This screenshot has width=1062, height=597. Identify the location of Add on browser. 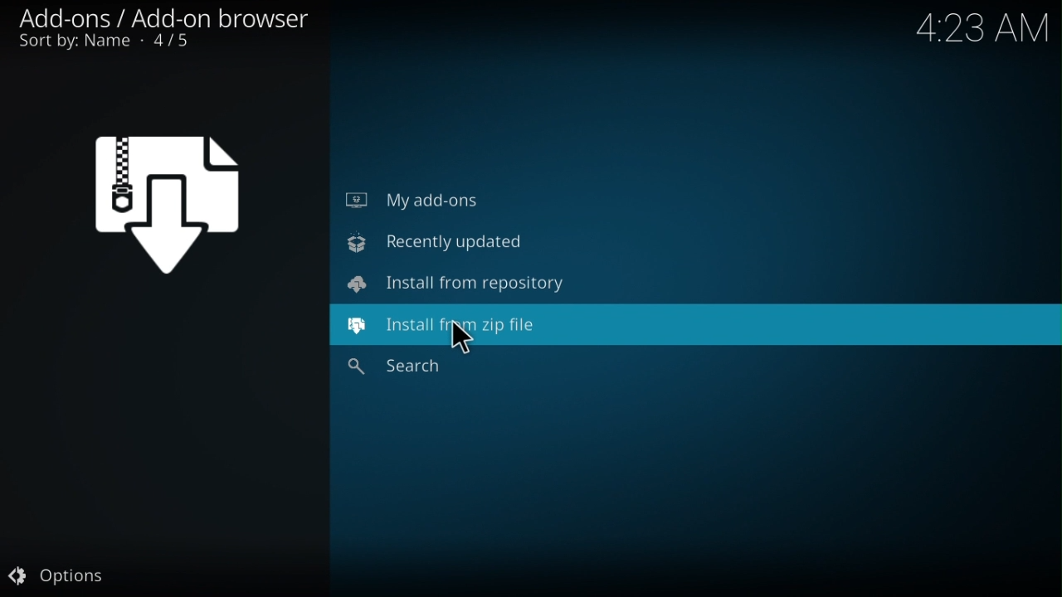
(166, 32).